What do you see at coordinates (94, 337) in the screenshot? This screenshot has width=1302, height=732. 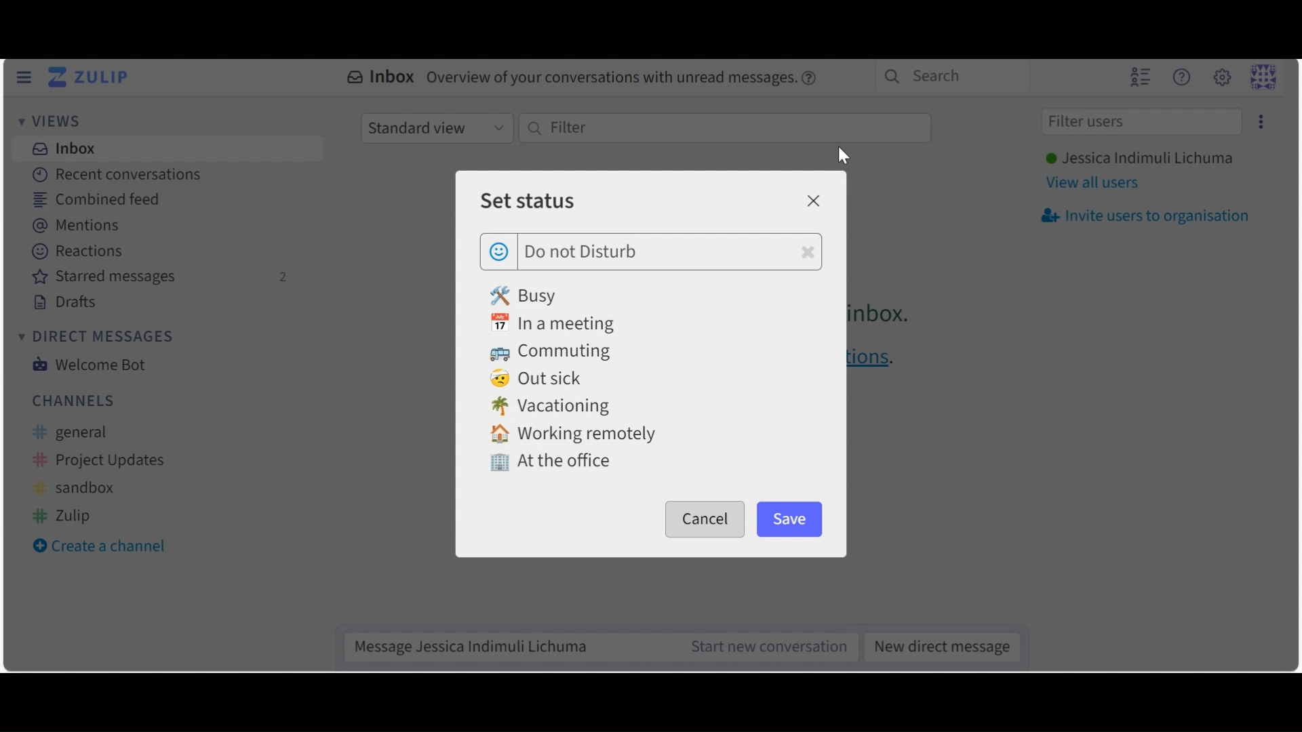 I see `Direct Messages` at bounding box center [94, 337].